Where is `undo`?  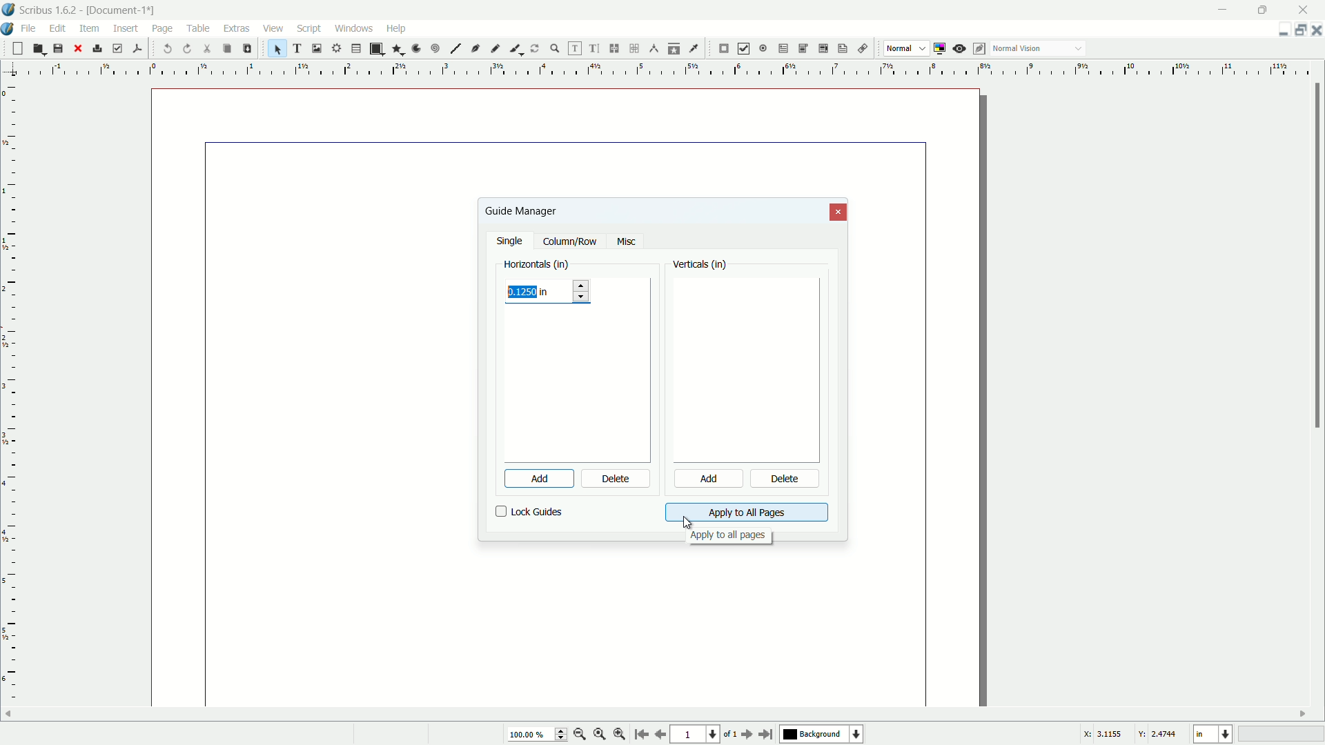
undo is located at coordinates (168, 49).